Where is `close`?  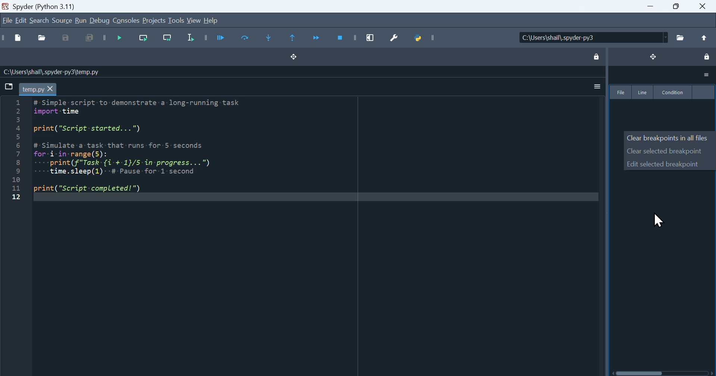
close is located at coordinates (704, 7).